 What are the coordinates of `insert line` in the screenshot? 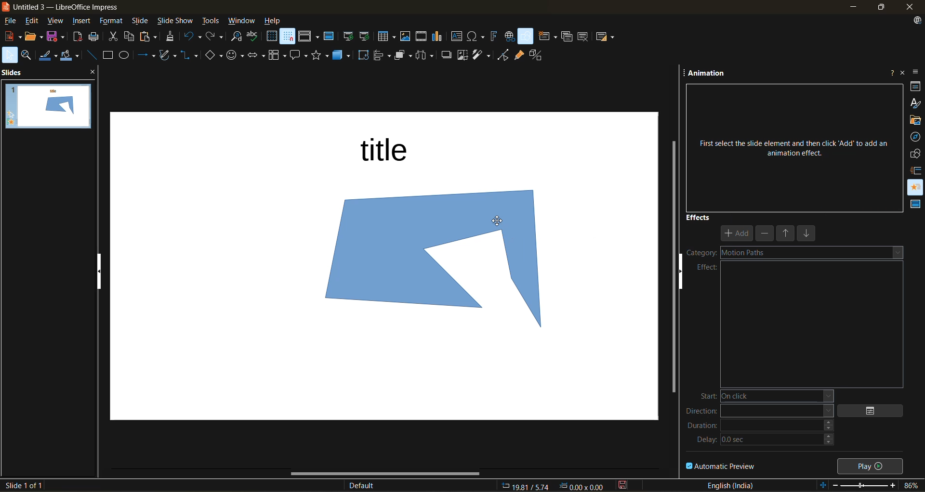 It's located at (92, 54).